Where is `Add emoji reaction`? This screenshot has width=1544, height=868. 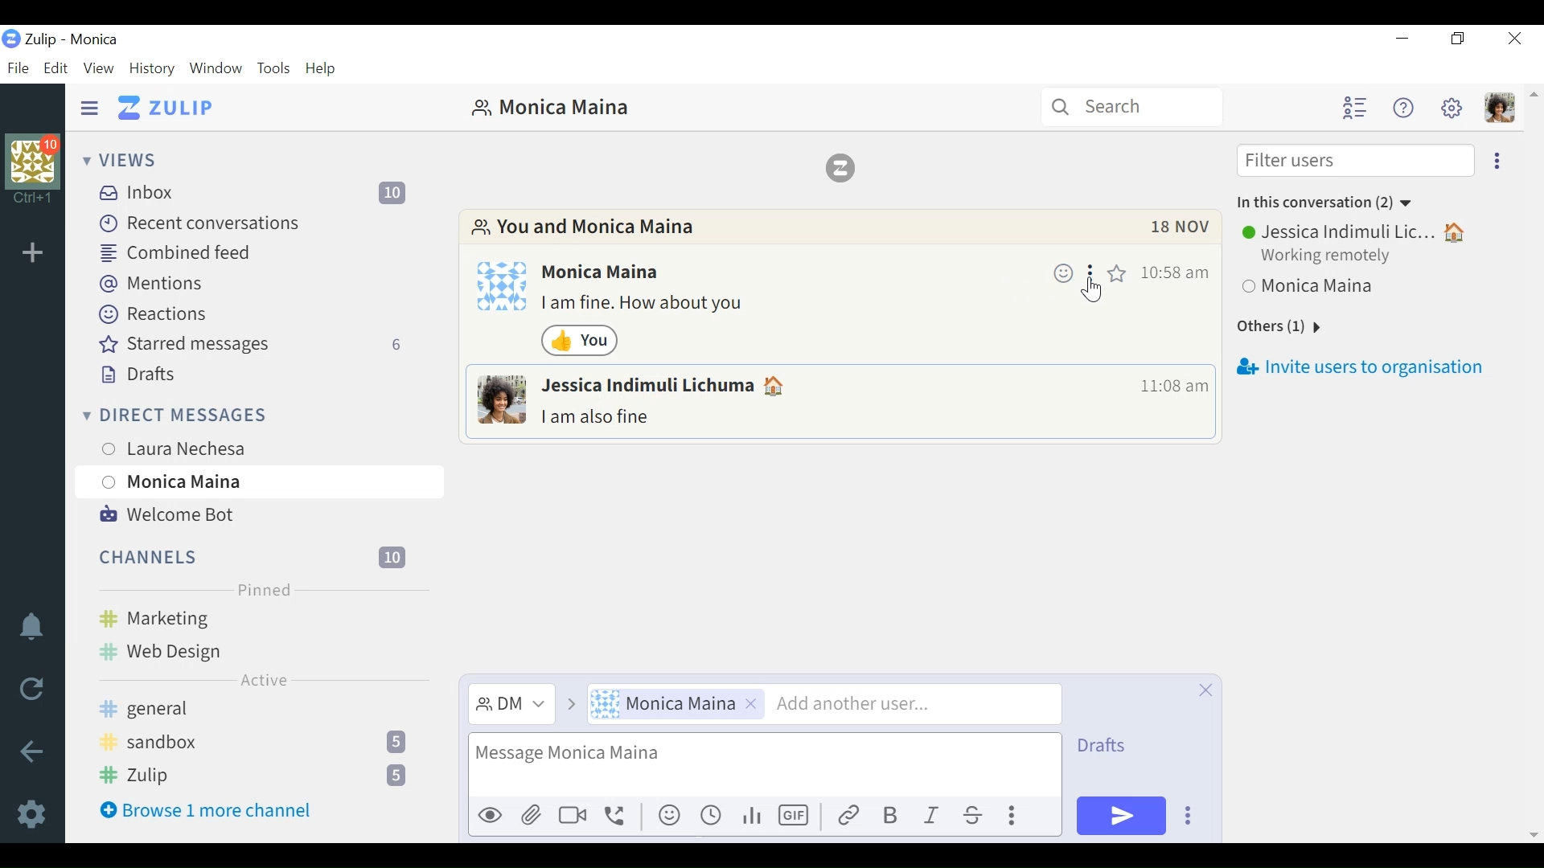 Add emoji reaction is located at coordinates (1062, 271).